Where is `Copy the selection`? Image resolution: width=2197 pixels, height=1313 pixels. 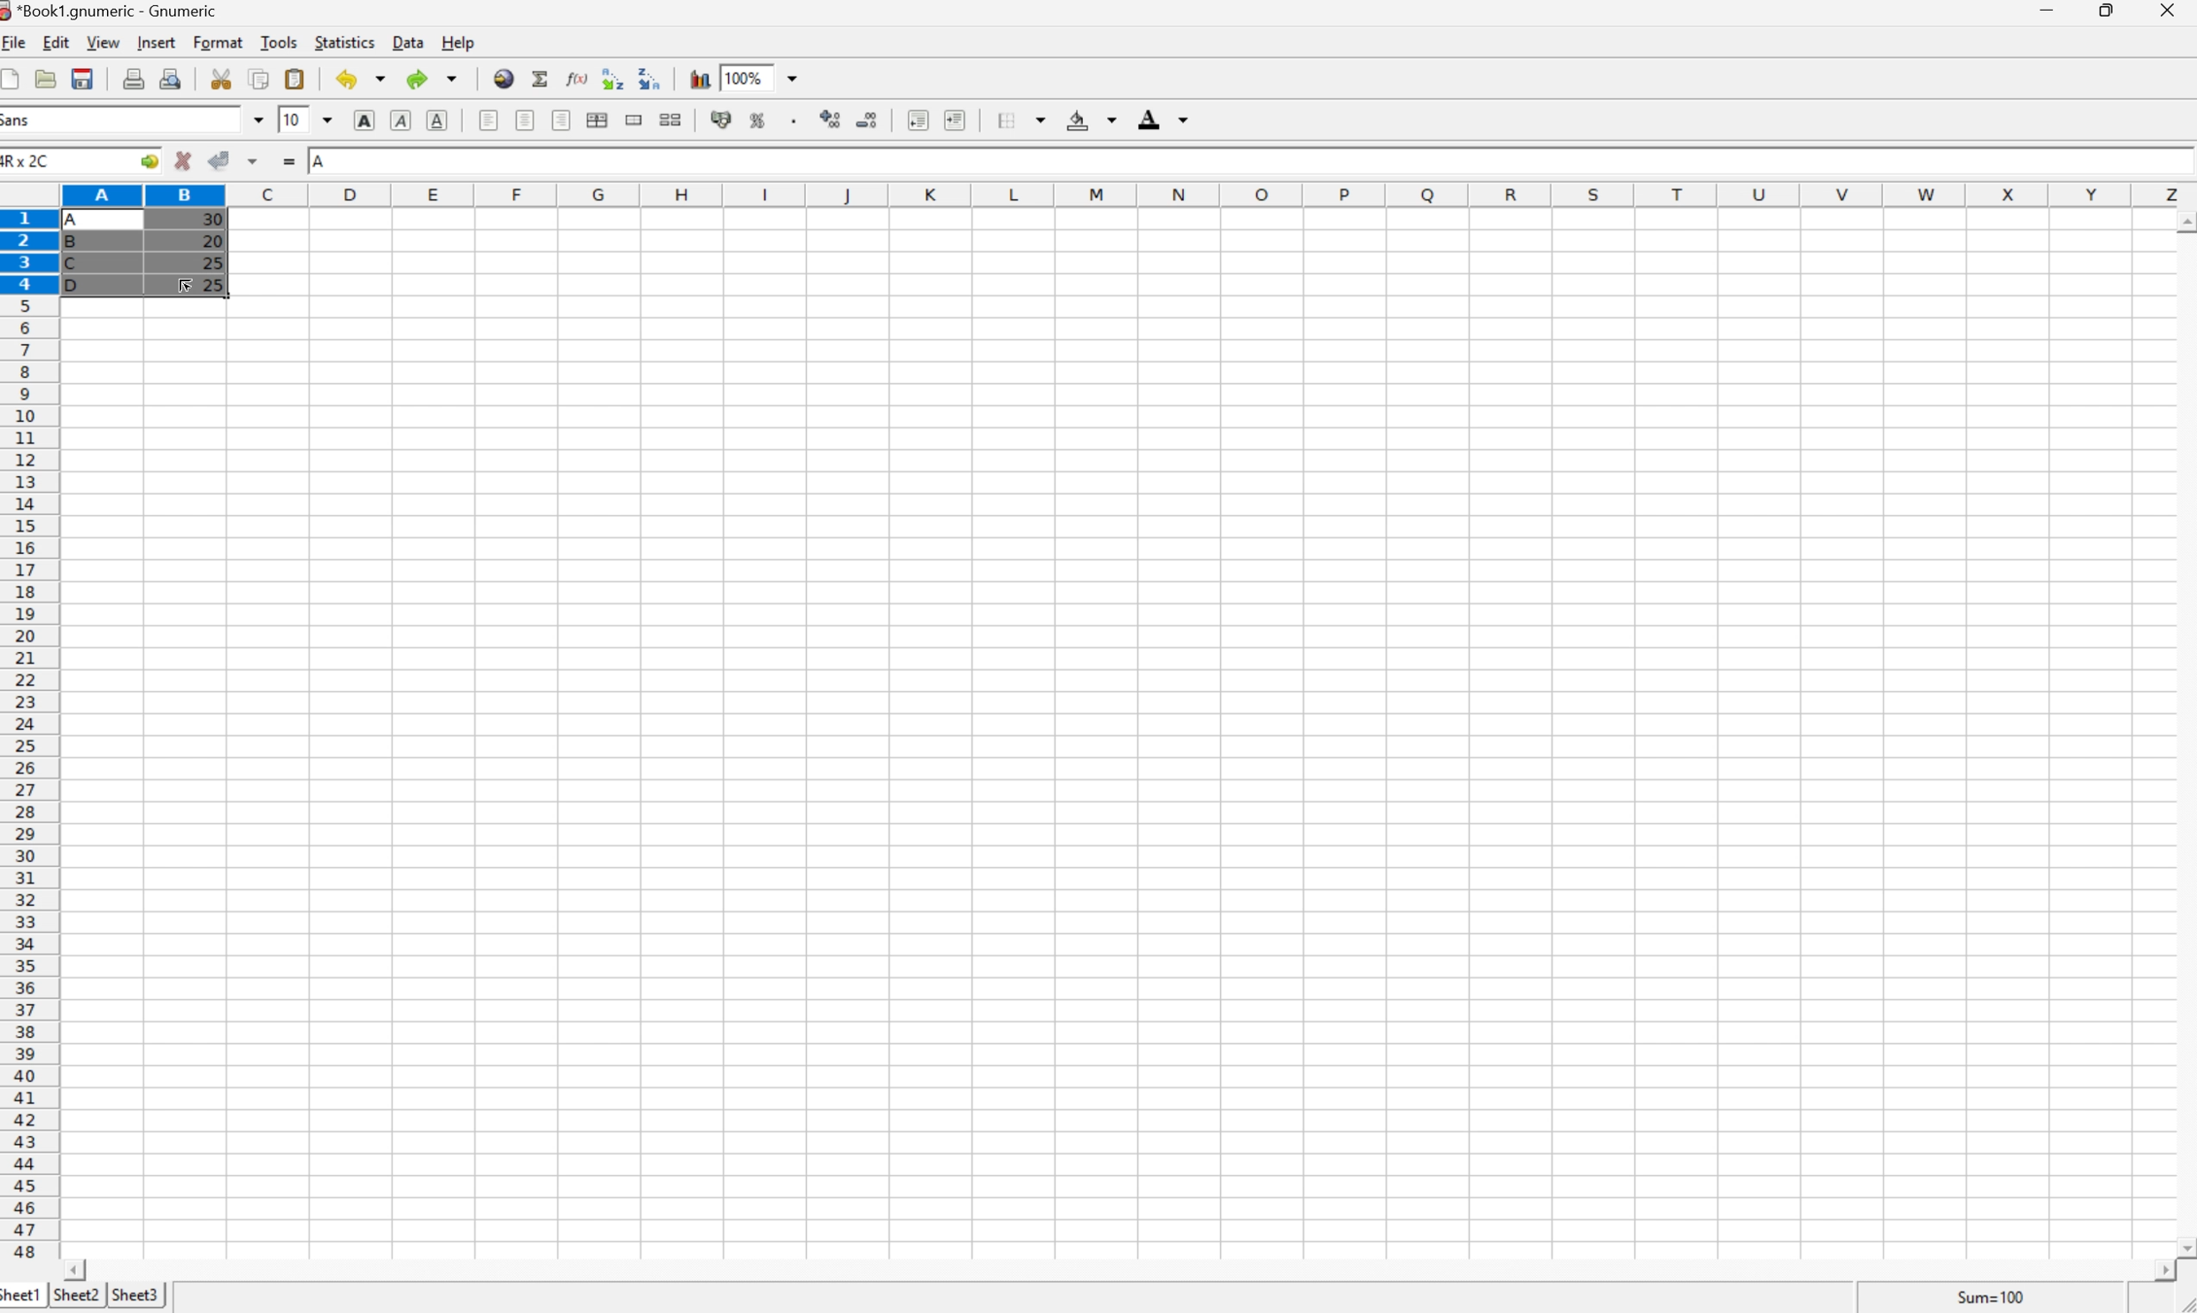 Copy the selection is located at coordinates (259, 81).